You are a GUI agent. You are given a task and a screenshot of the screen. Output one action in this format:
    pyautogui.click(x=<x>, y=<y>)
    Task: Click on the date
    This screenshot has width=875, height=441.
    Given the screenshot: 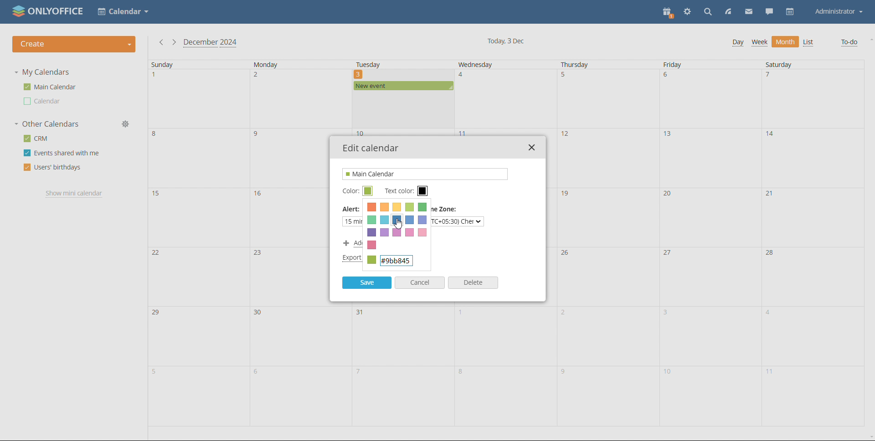 What is the action you would take?
    pyautogui.click(x=709, y=159)
    